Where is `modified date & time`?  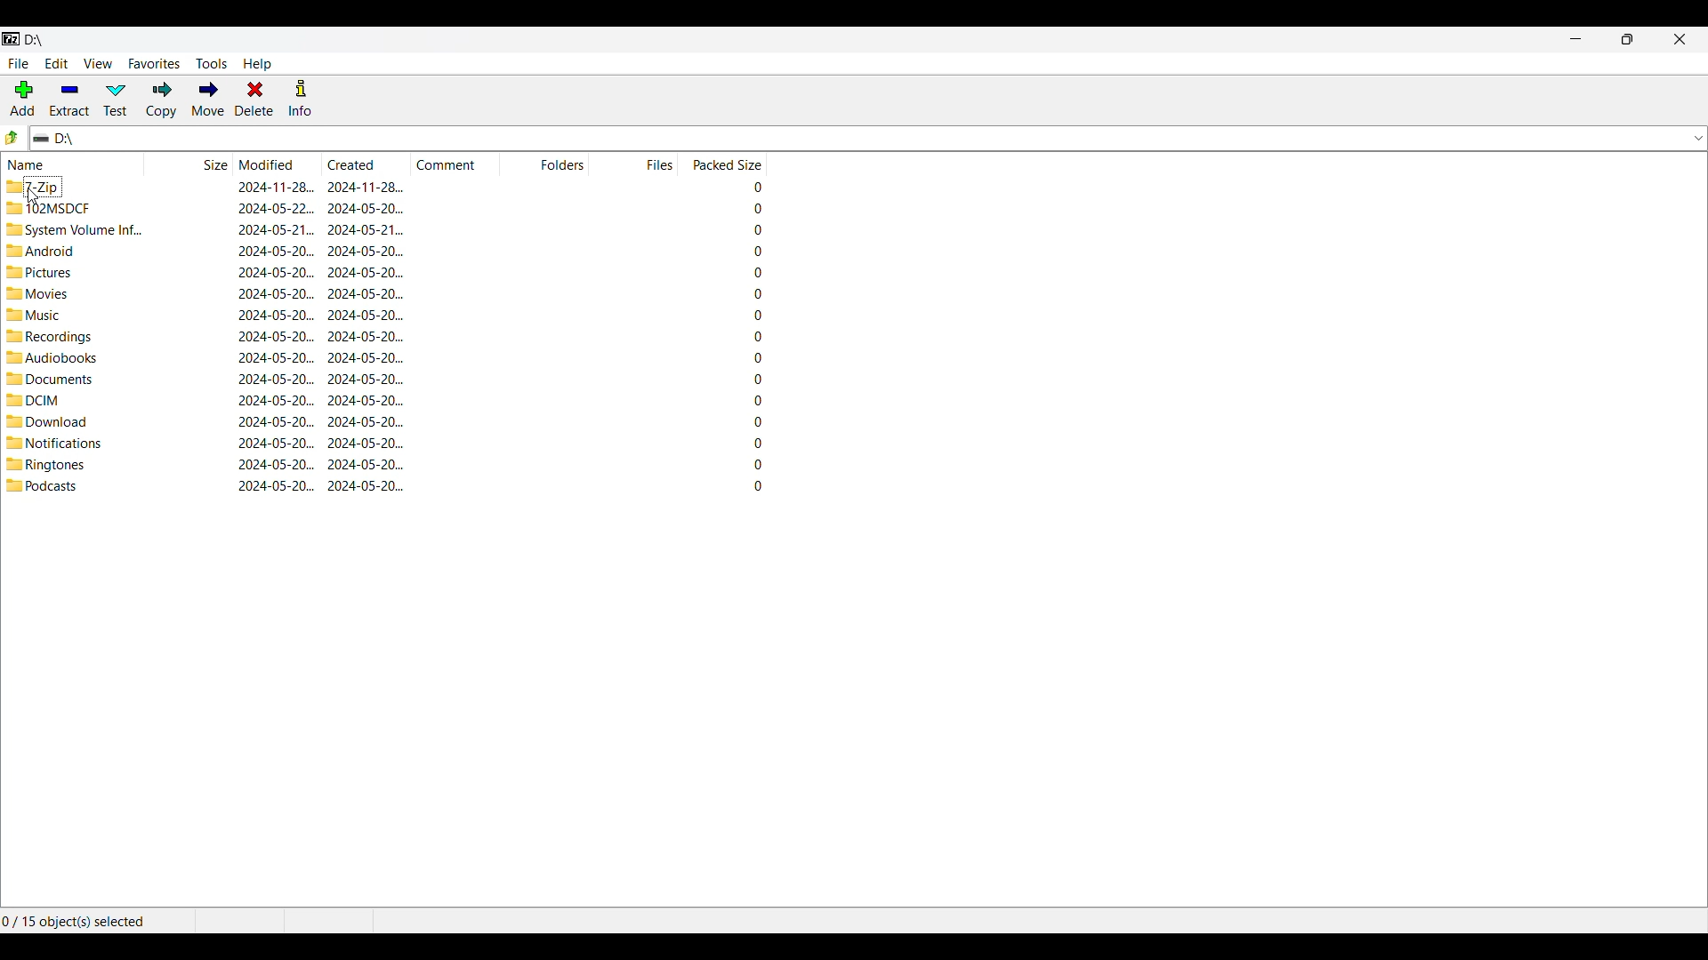
modified date & time is located at coordinates (276, 251).